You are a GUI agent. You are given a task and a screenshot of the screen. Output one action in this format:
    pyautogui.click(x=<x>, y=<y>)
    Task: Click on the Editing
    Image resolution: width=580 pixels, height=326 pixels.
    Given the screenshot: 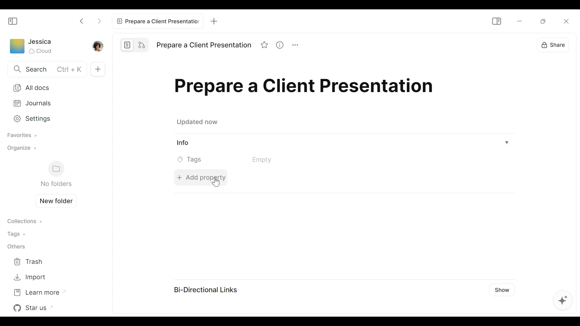 What is the action you would take?
    pyautogui.click(x=562, y=299)
    